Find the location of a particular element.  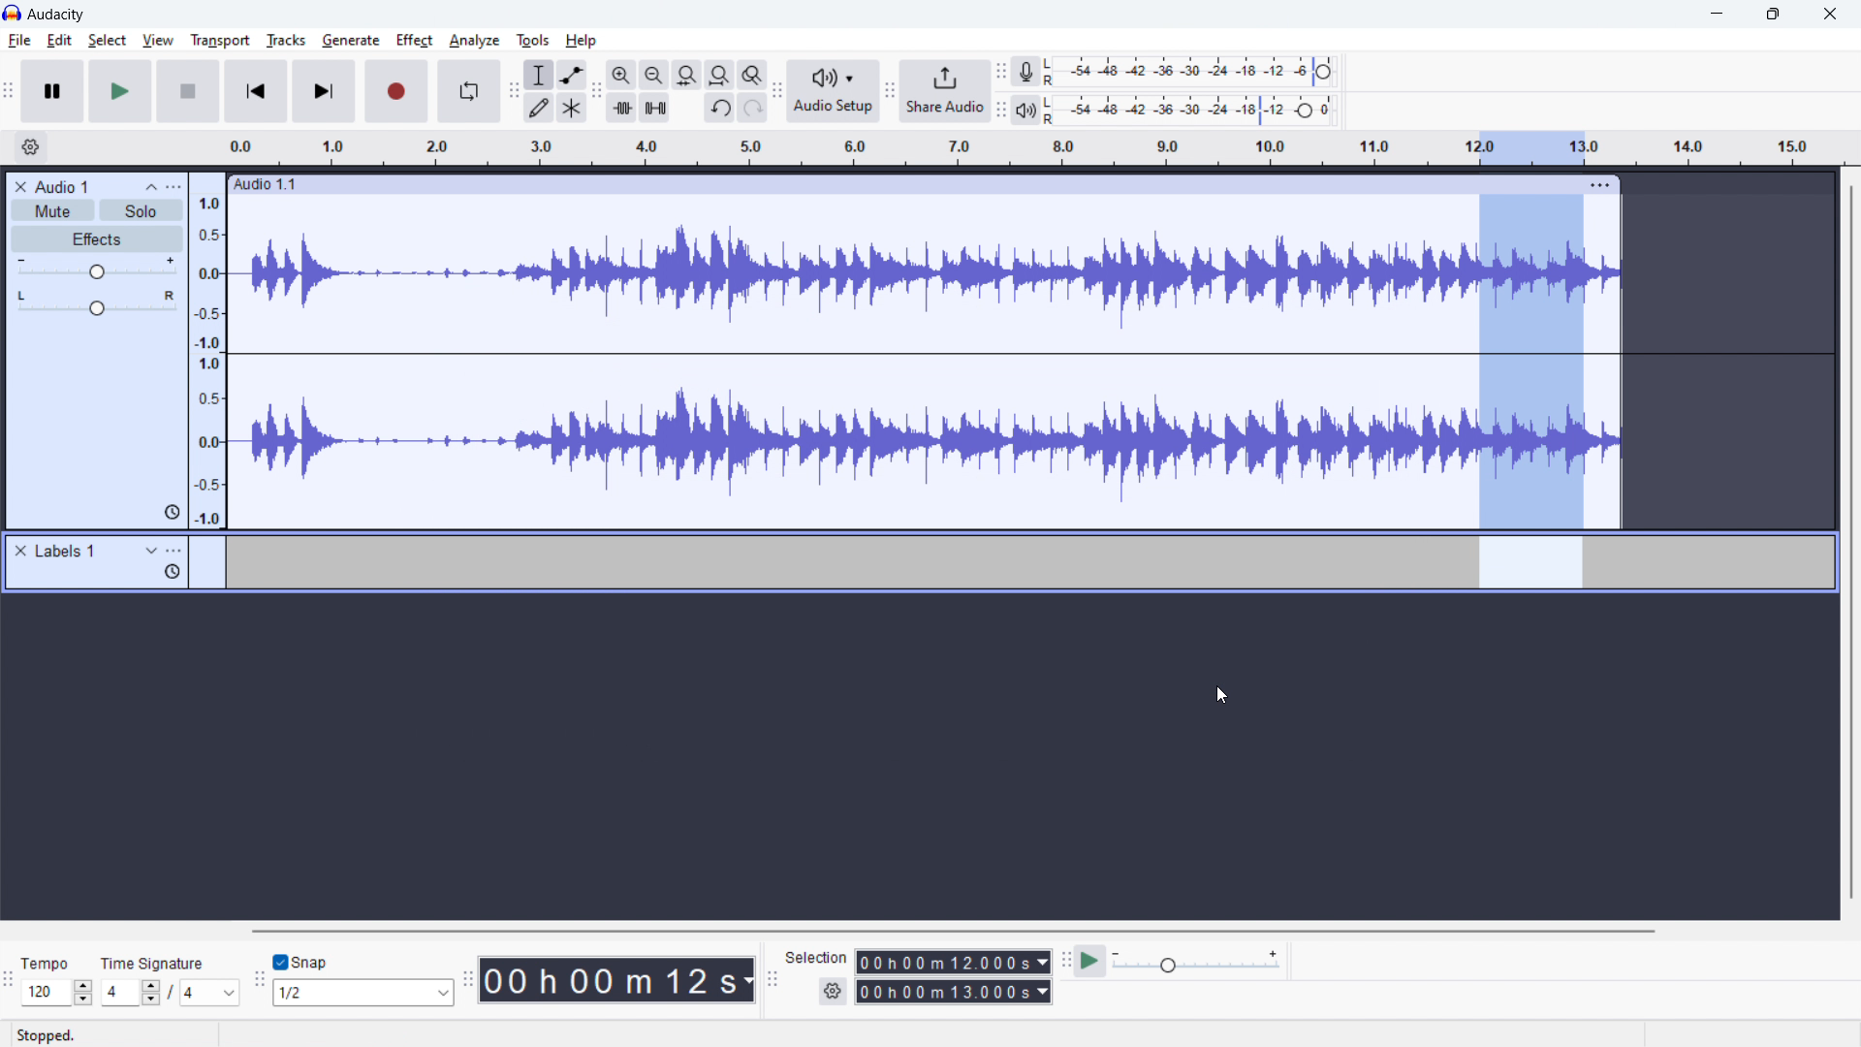

playback speed is located at coordinates (1195, 961).